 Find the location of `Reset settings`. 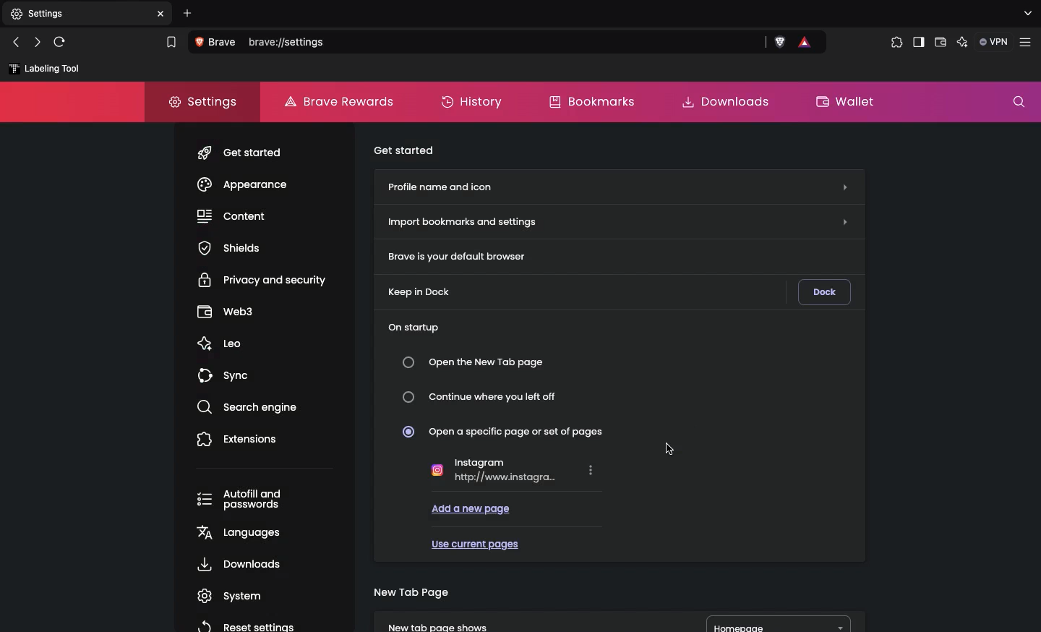

Reset settings is located at coordinates (246, 624).